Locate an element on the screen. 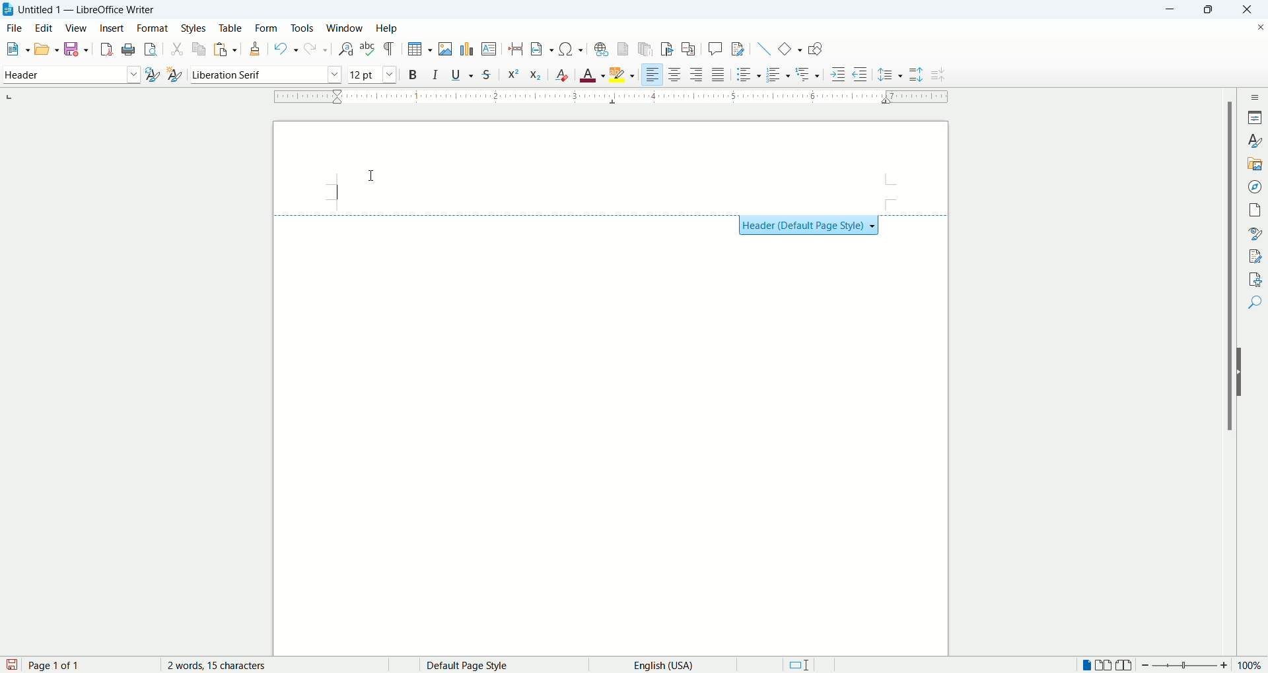 This screenshot has height=673, width=1268. close is located at coordinates (1251, 9).